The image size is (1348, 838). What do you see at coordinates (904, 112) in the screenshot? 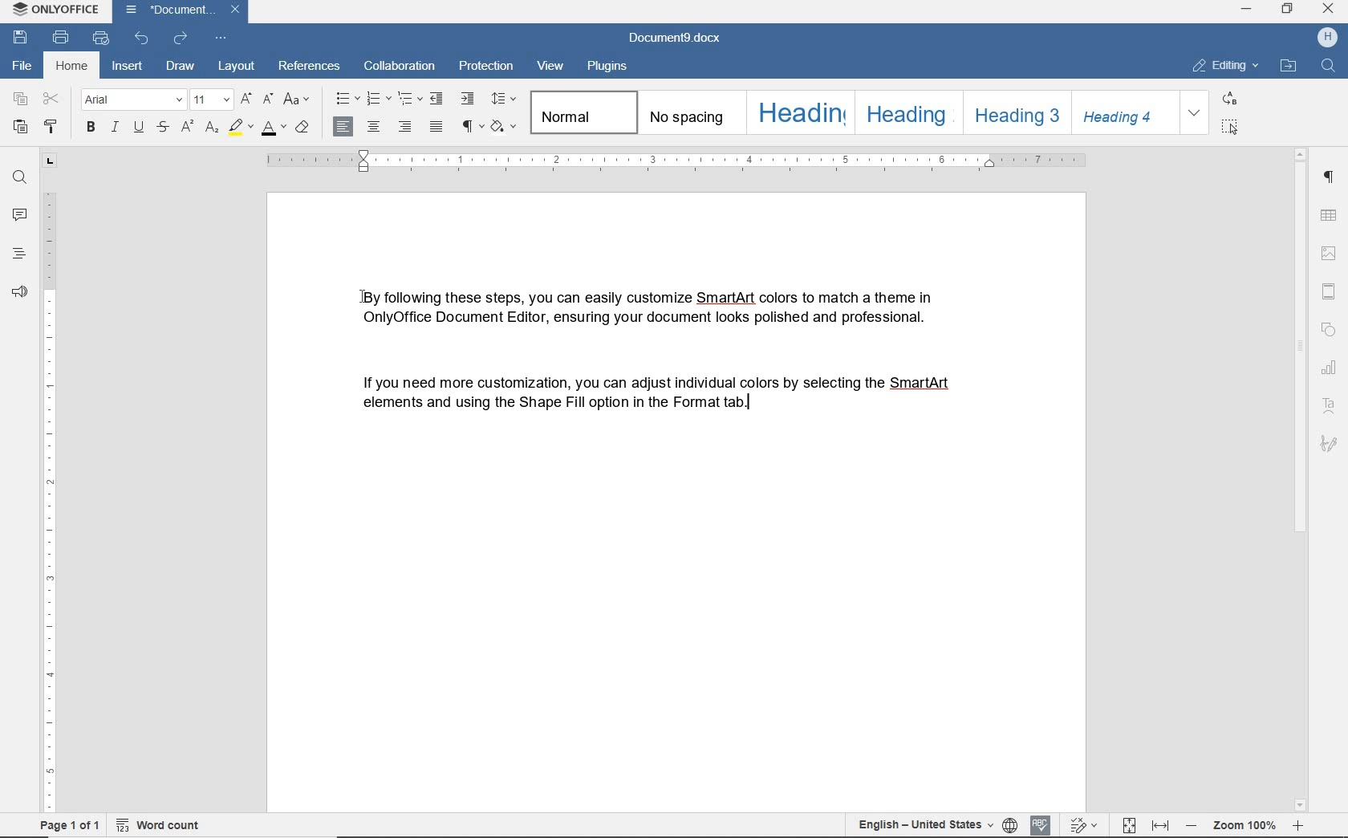
I see `heading 2` at bounding box center [904, 112].